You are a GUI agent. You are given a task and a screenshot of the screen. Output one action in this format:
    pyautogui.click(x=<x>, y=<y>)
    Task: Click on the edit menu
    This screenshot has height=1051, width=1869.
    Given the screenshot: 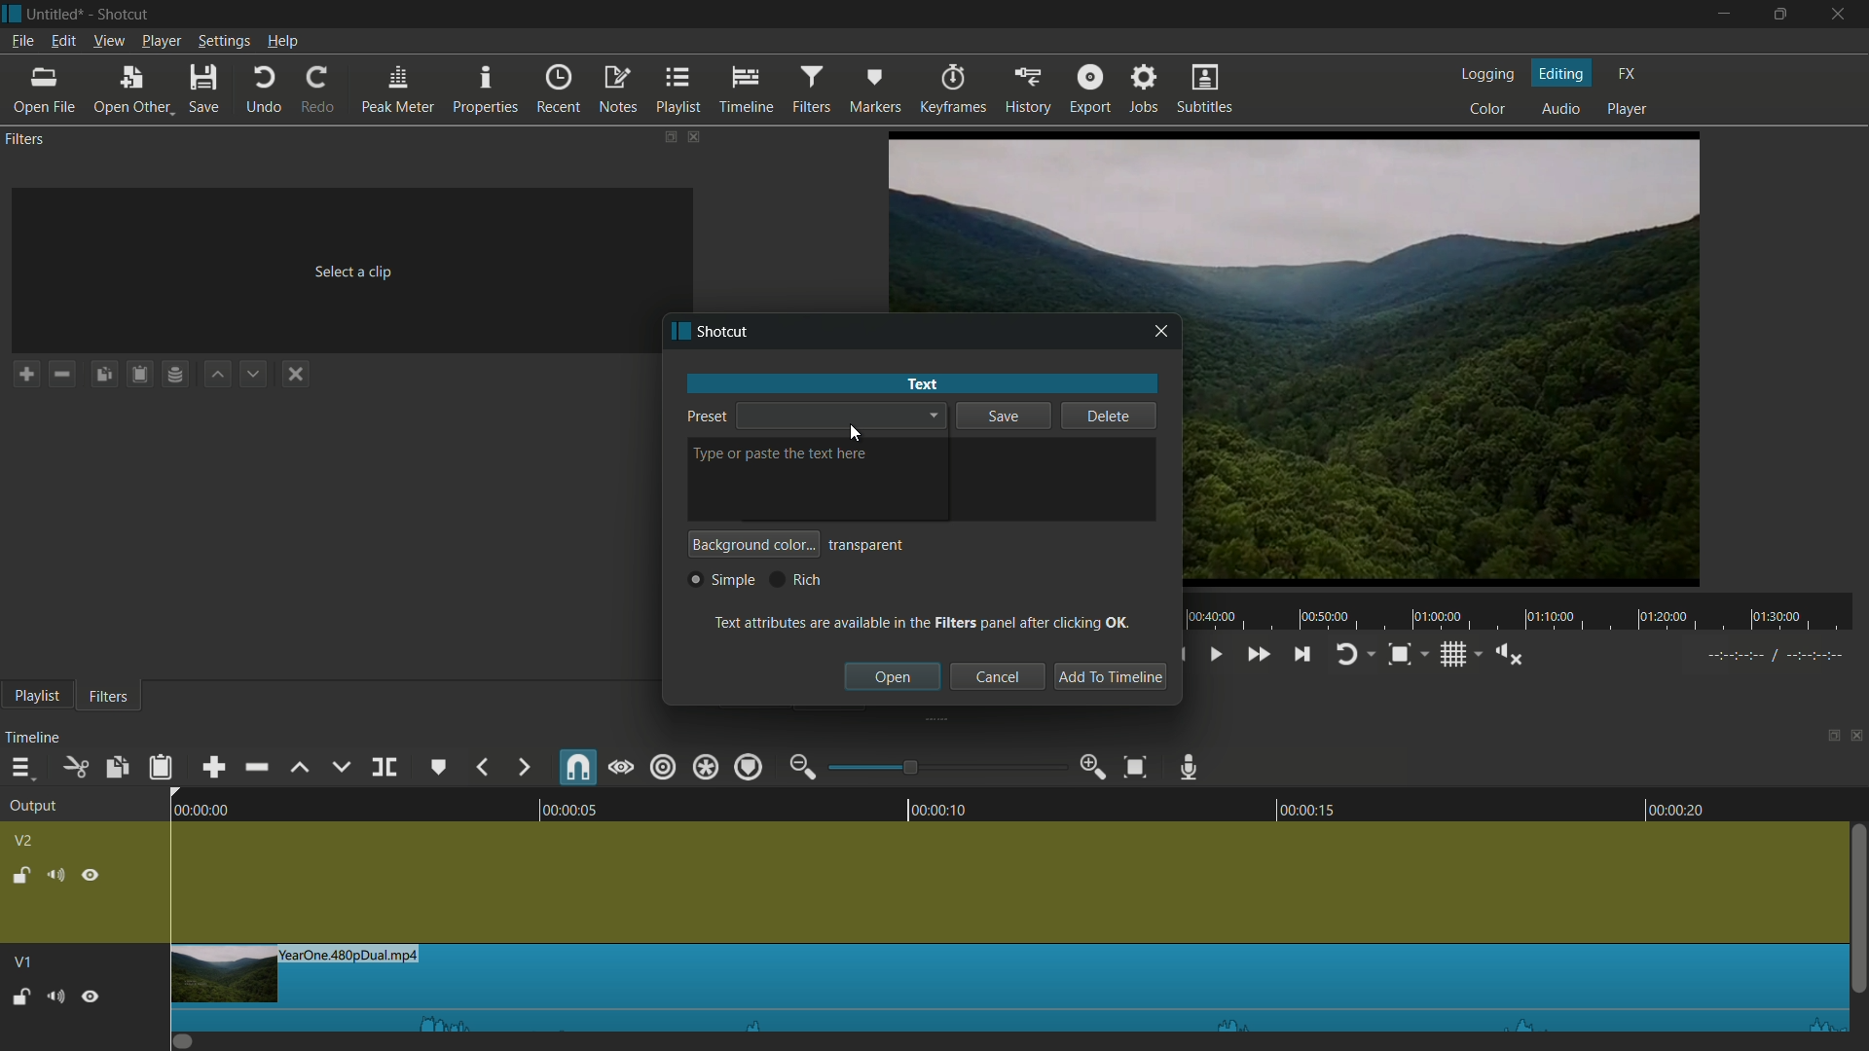 What is the action you would take?
    pyautogui.click(x=62, y=41)
    